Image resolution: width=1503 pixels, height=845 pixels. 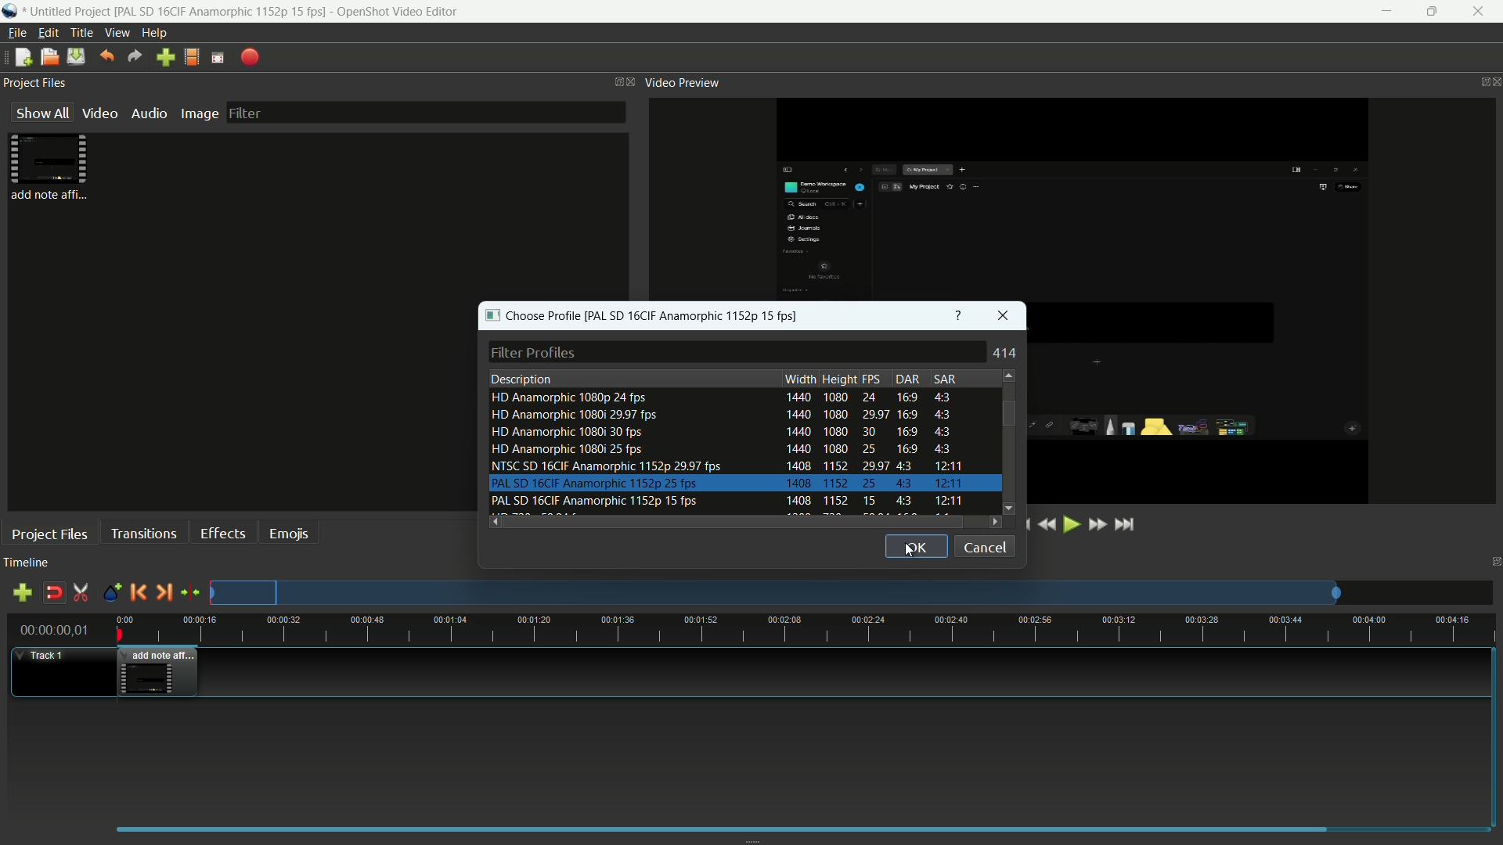 What do you see at coordinates (682, 84) in the screenshot?
I see `video preview` at bounding box center [682, 84].